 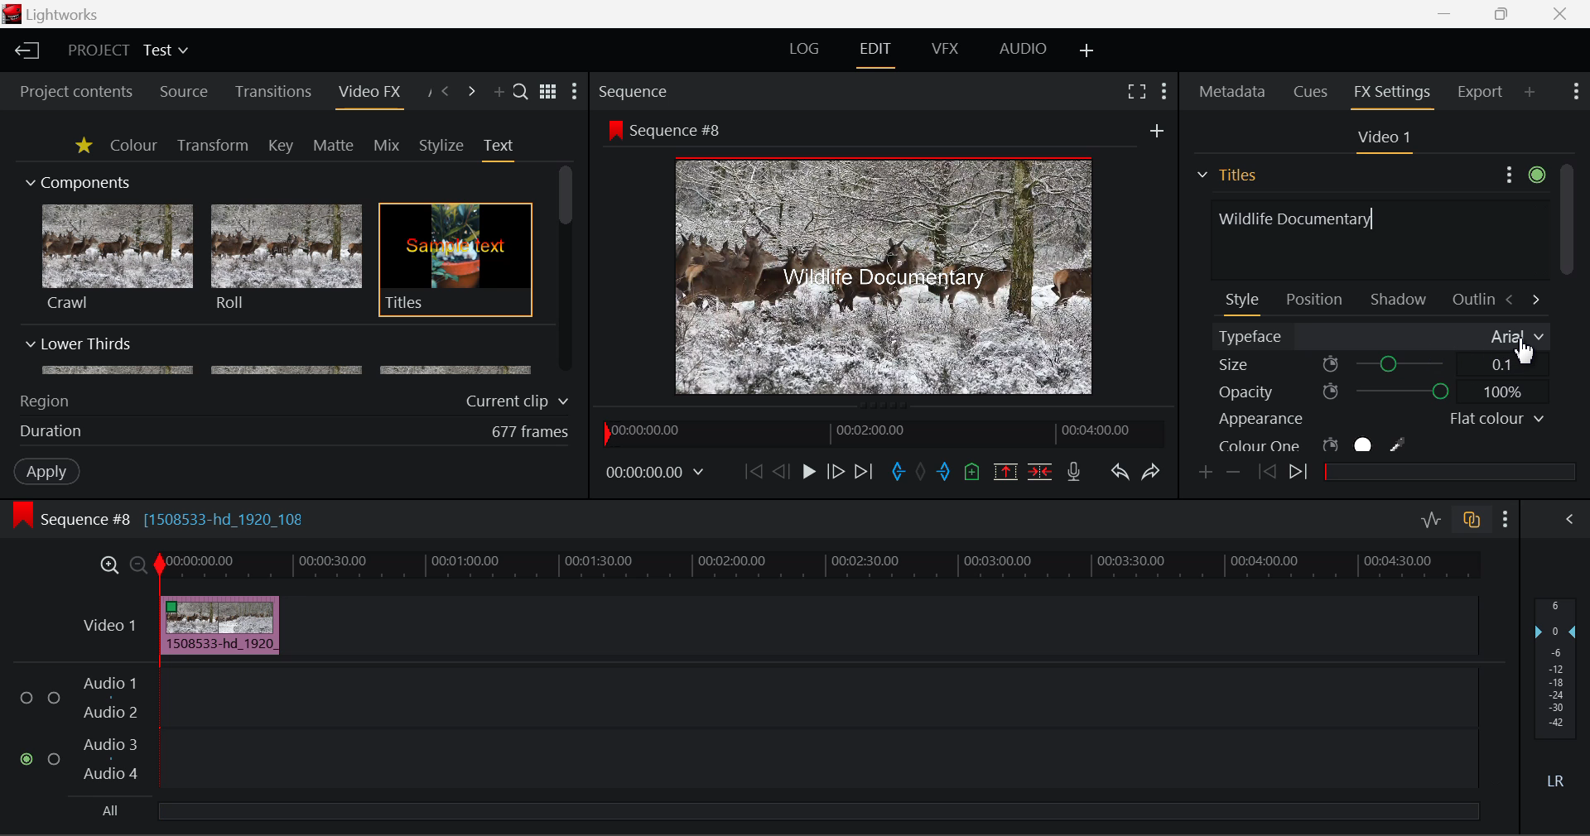 What do you see at coordinates (1380, 419) in the screenshot?
I see `Appearance` at bounding box center [1380, 419].